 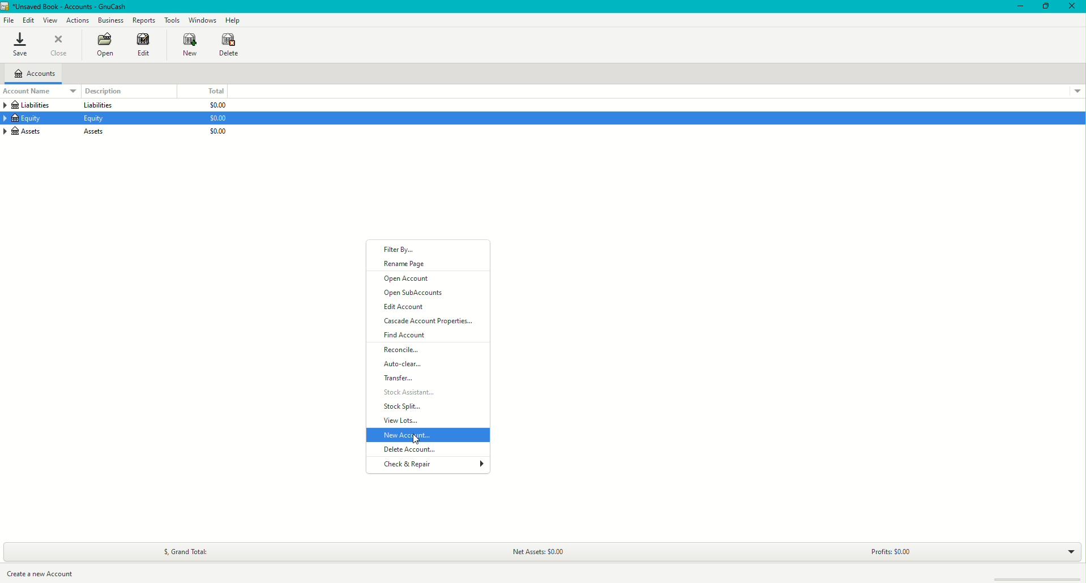 I want to click on Help, so click(x=232, y=20).